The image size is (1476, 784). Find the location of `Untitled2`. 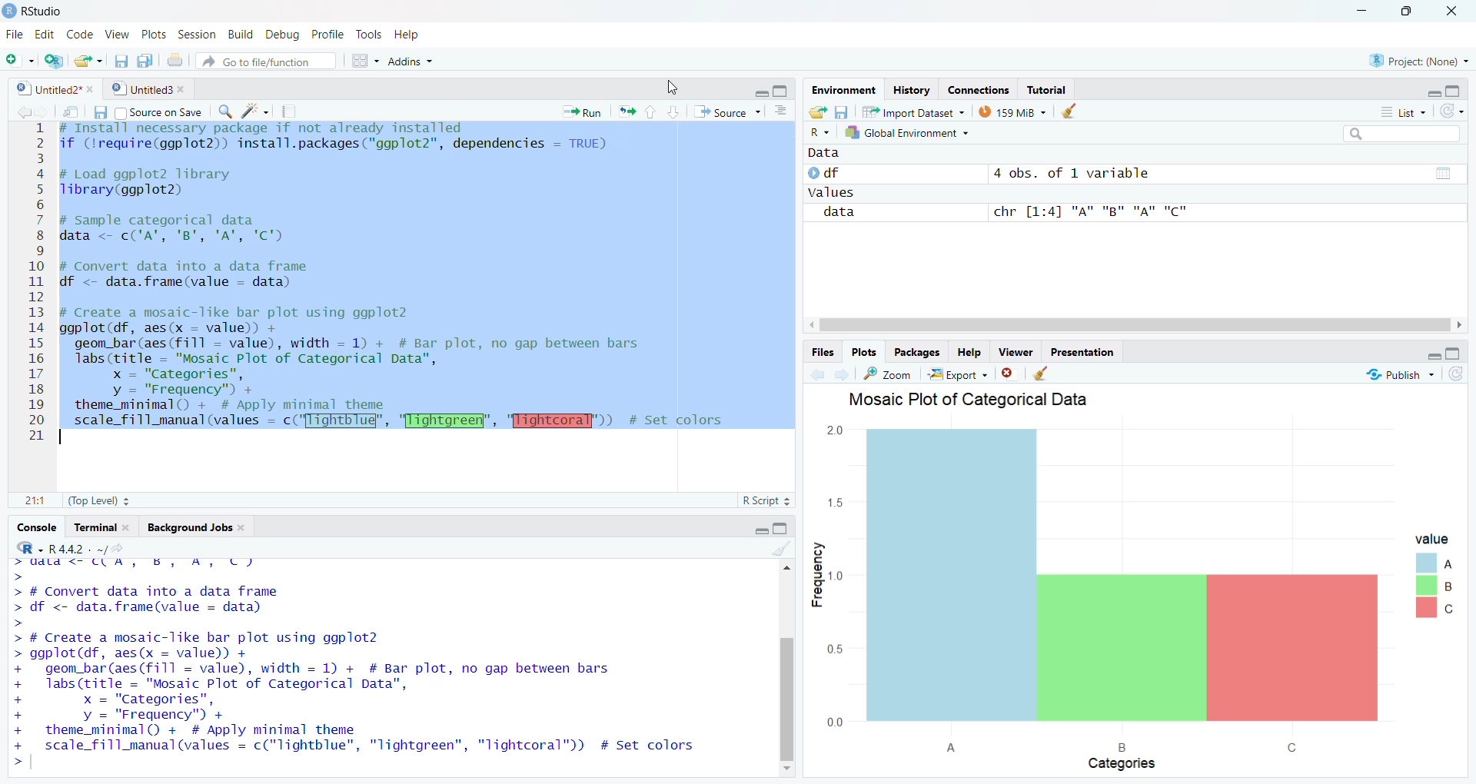

Untitled2 is located at coordinates (55, 90).